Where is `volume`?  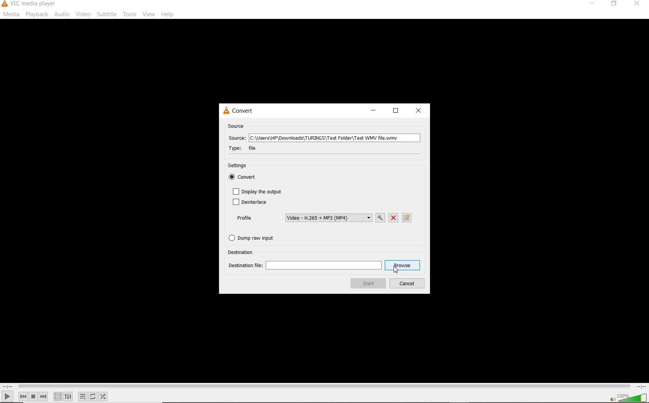
volume is located at coordinates (633, 397).